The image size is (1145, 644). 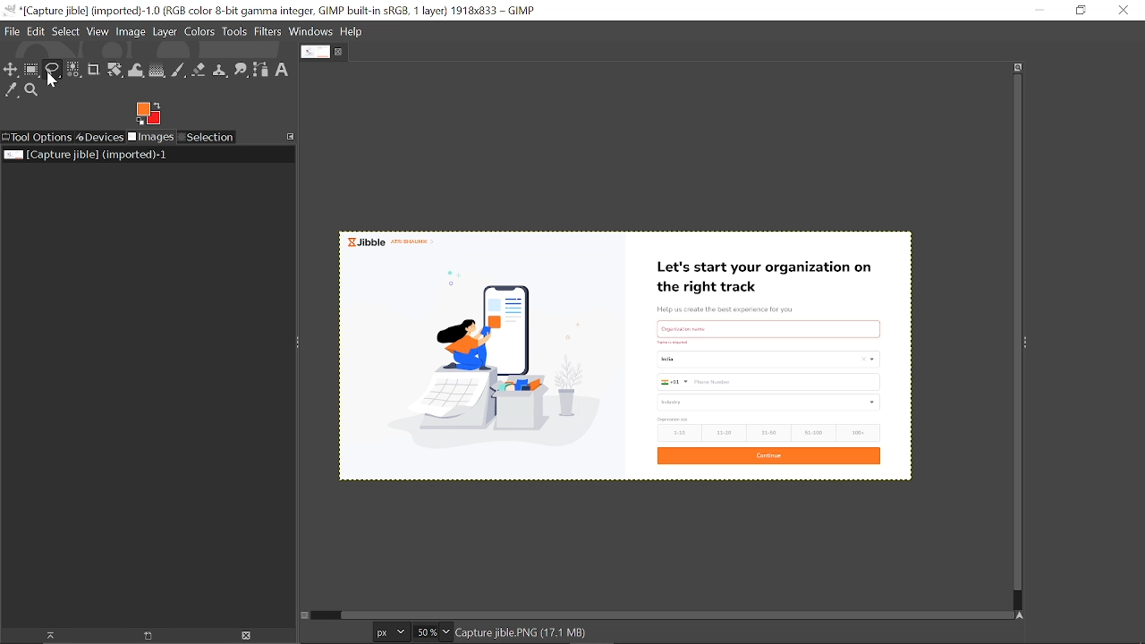 What do you see at coordinates (303, 615) in the screenshot?
I see `Toggle quick mask on/off` at bounding box center [303, 615].